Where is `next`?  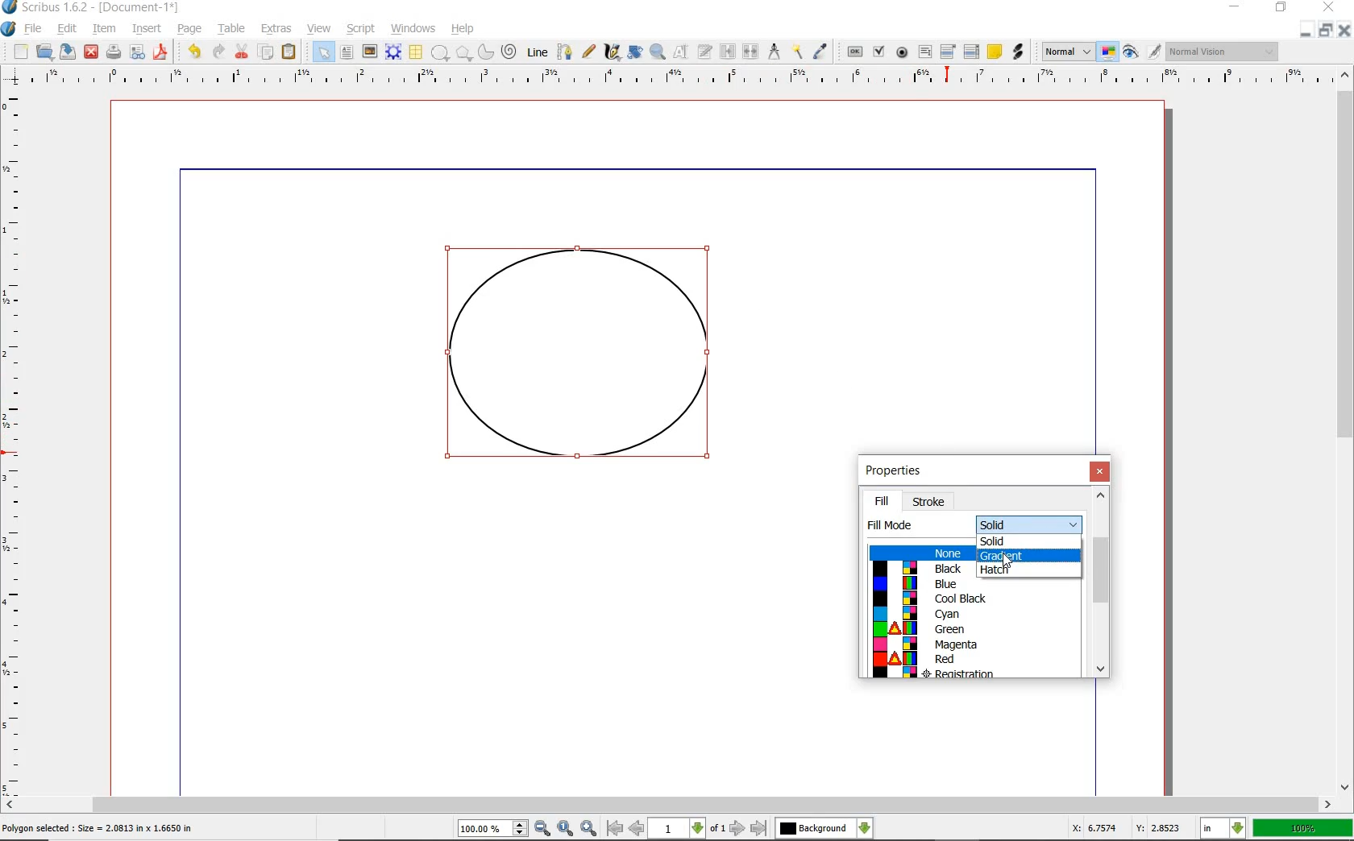 next is located at coordinates (737, 828).